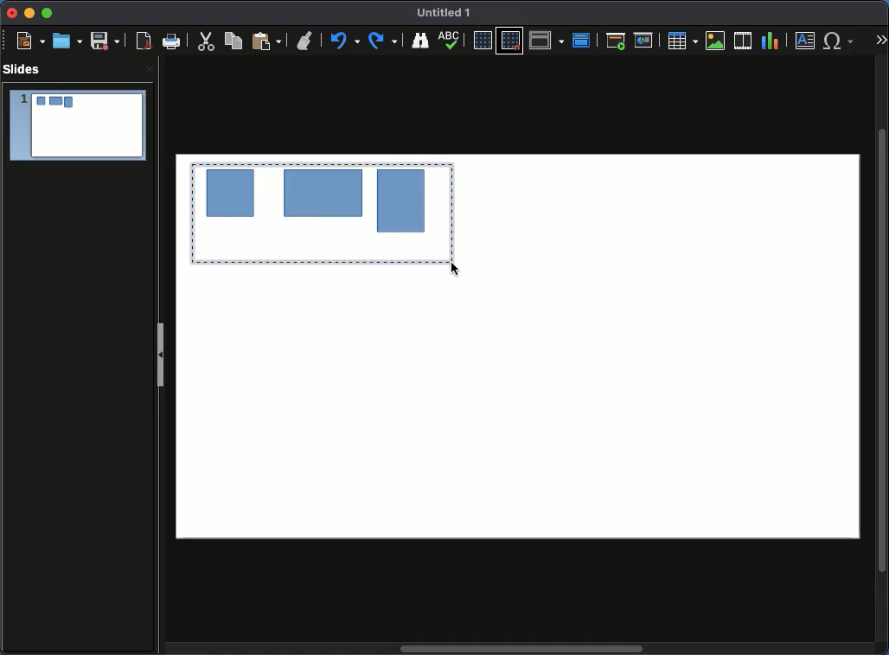  I want to click on New, so click(30, 41).